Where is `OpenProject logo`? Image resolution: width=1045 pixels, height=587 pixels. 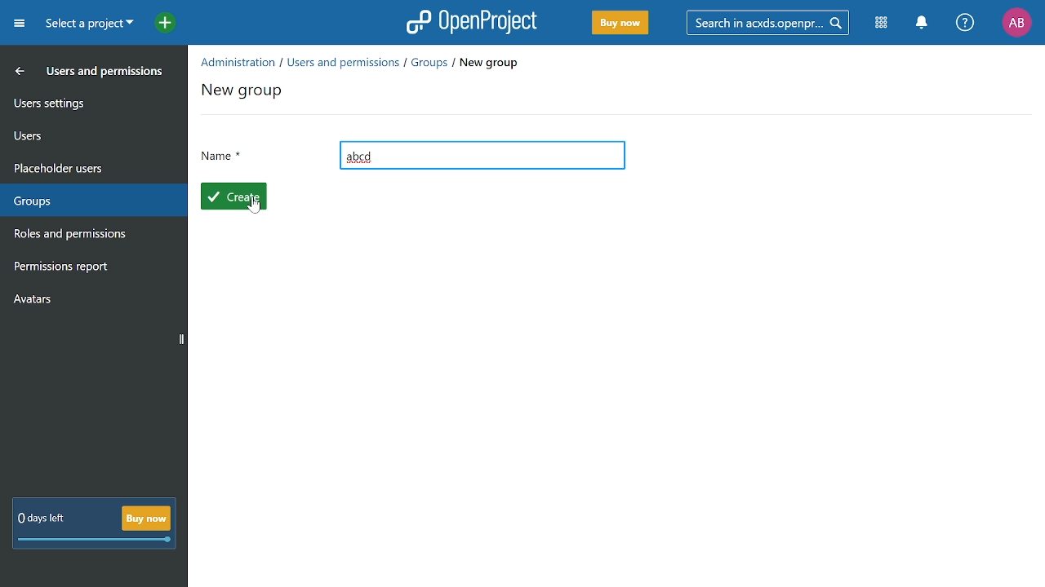
OpenProject logo is located at coordinates (473, 21).